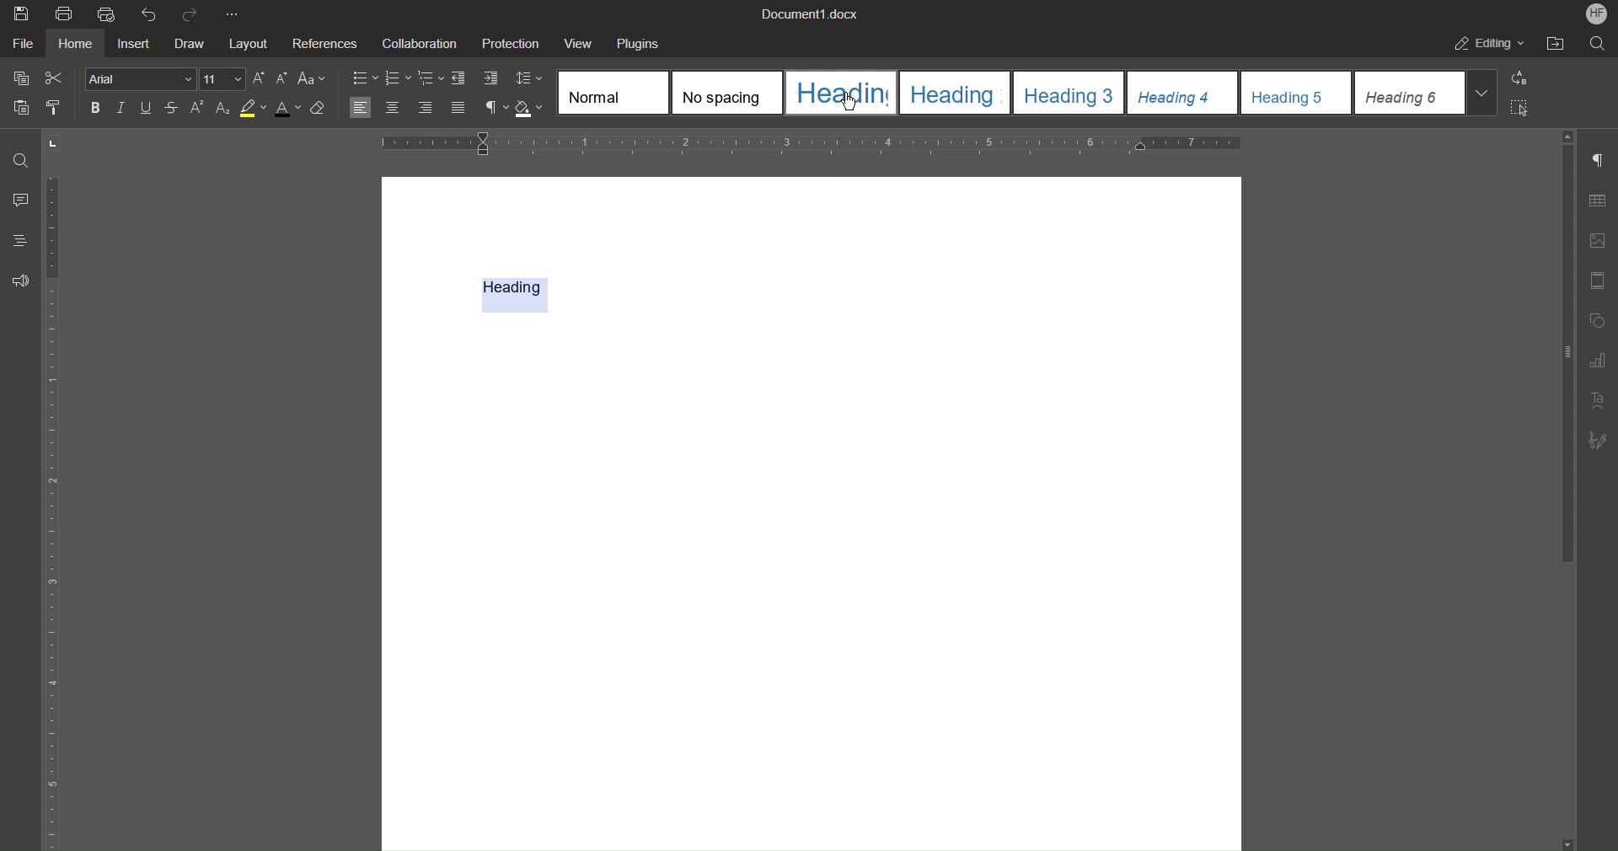 Image resolution: width=1618 pixels, height=851 pixels. Describe the element at coordinates (19, 14) in the screenshot. I see `New` at that location.